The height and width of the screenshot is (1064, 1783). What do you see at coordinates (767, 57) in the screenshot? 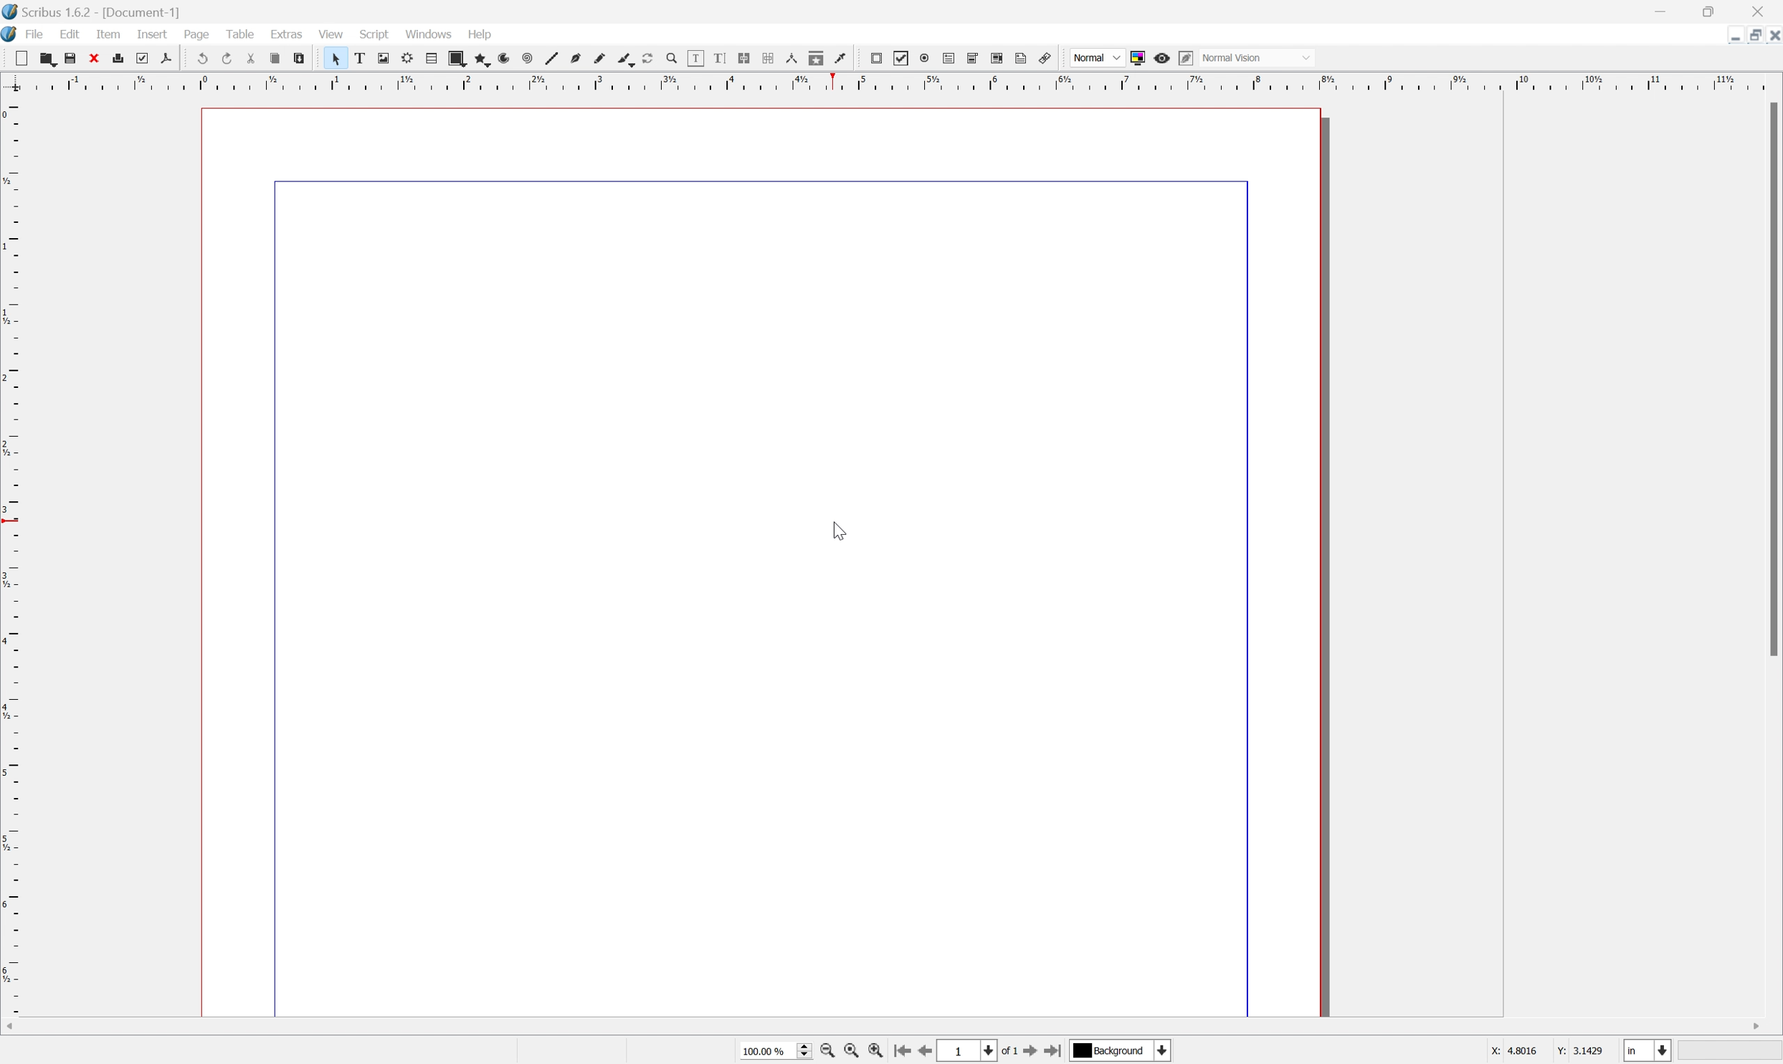
I see `unlink text frames` at bounding box center [767, 57].